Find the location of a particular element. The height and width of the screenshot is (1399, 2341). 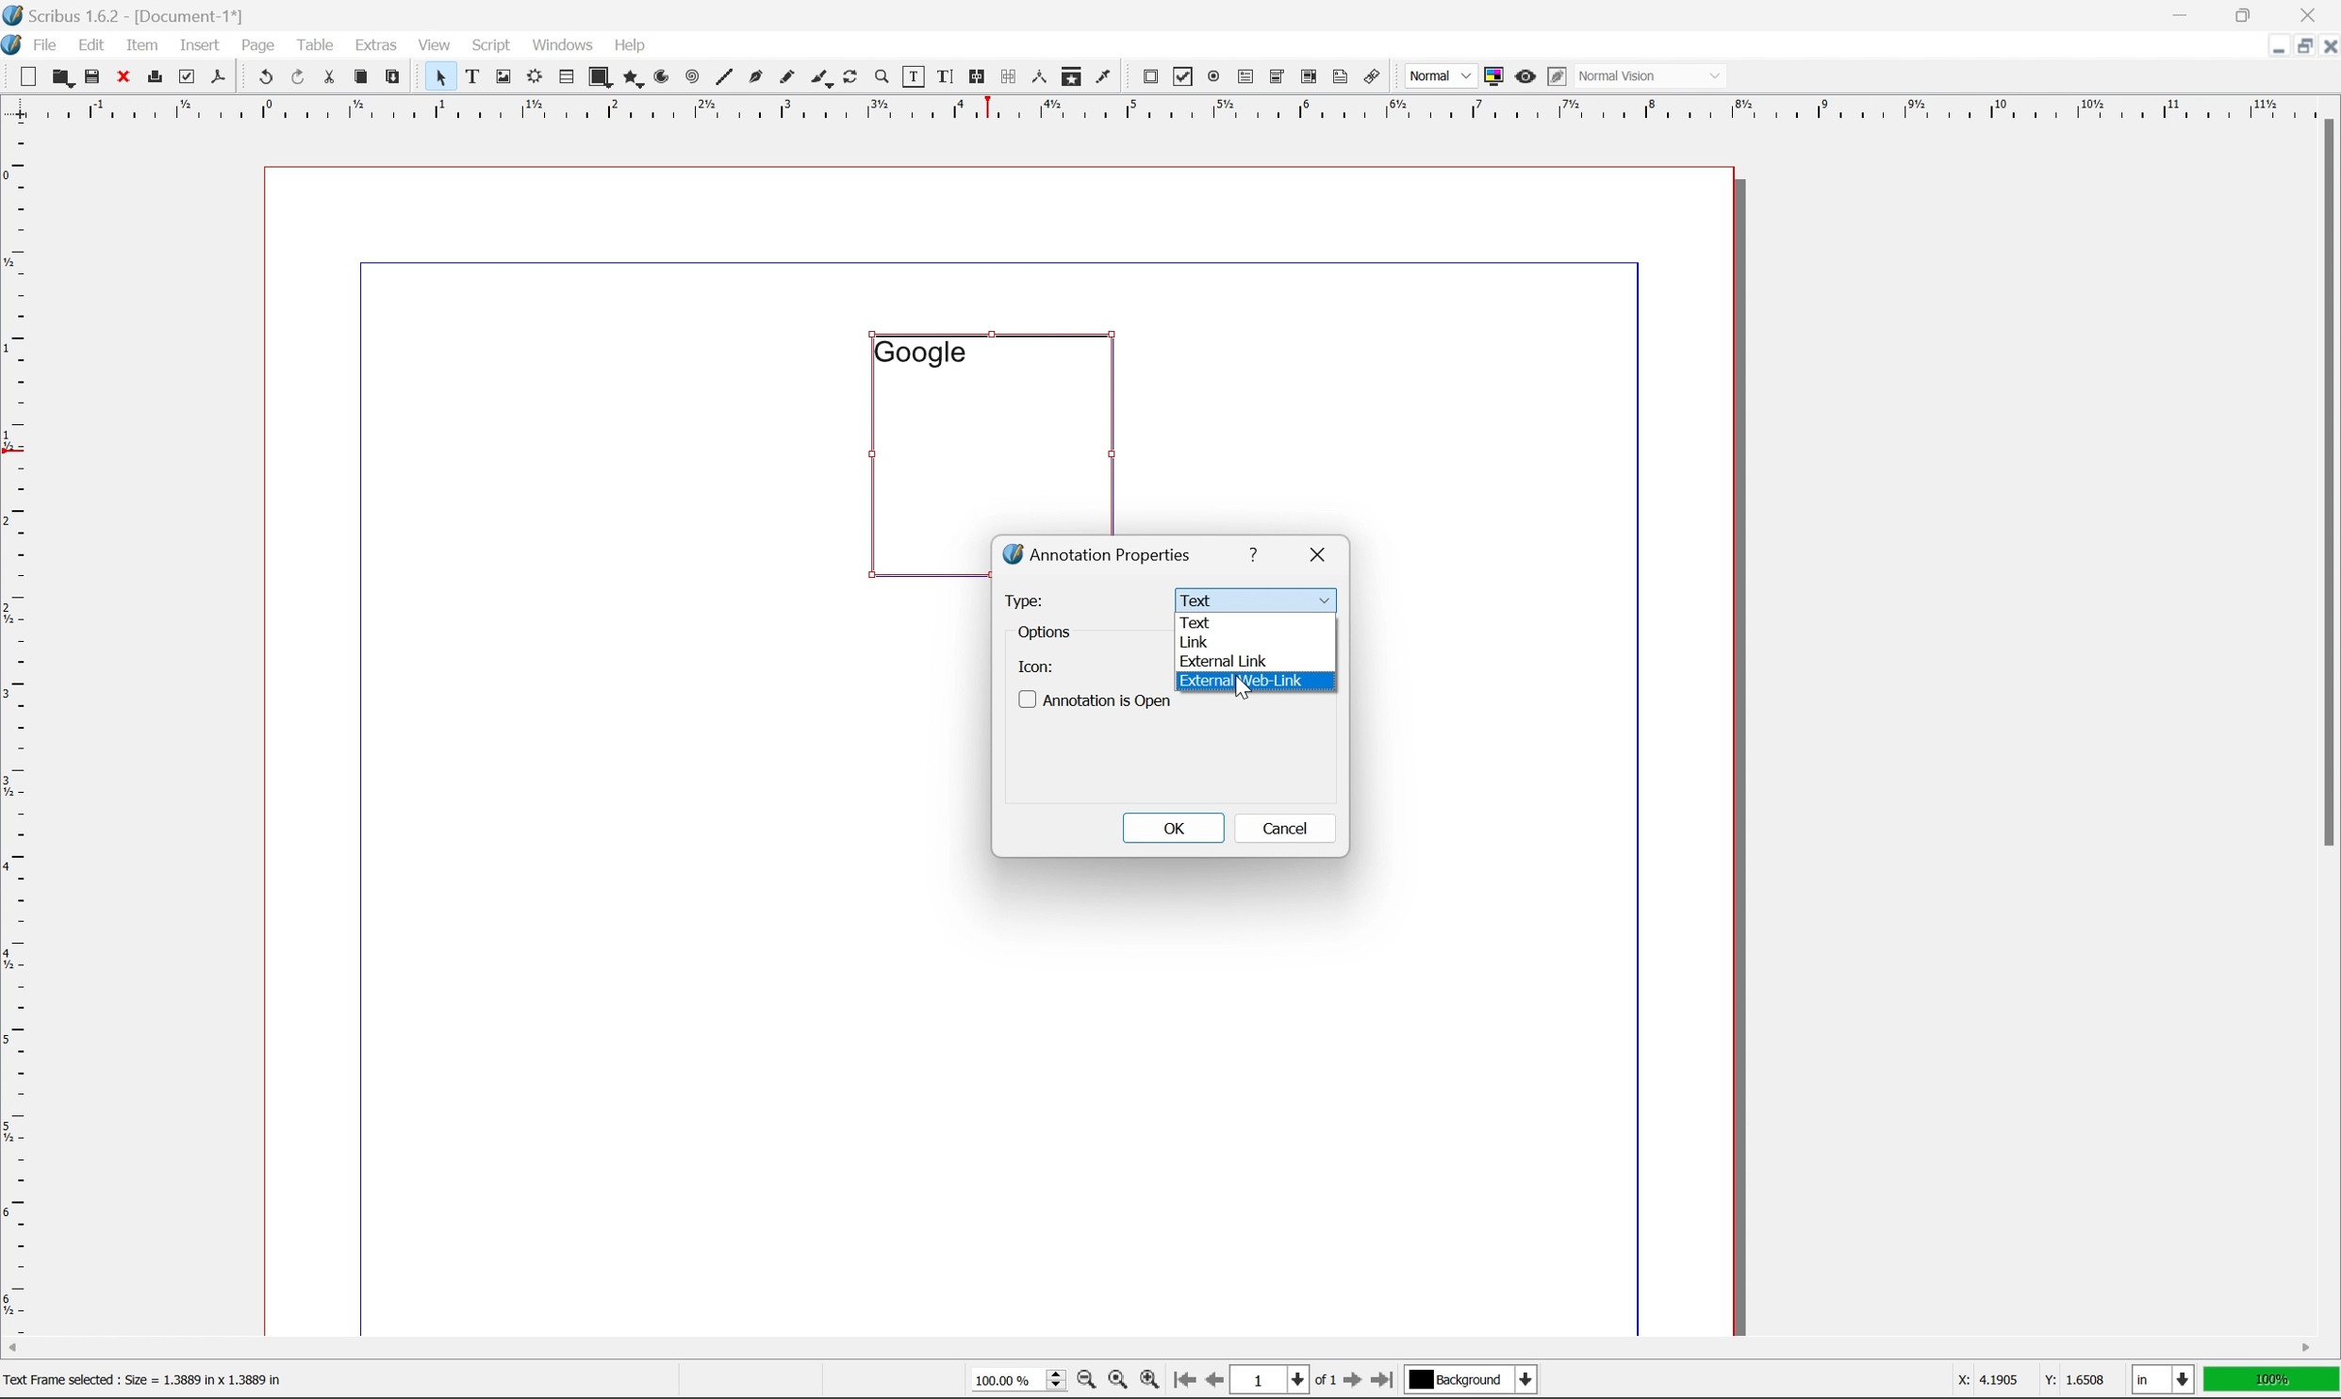

spiral is located at coordinates (692, 75).